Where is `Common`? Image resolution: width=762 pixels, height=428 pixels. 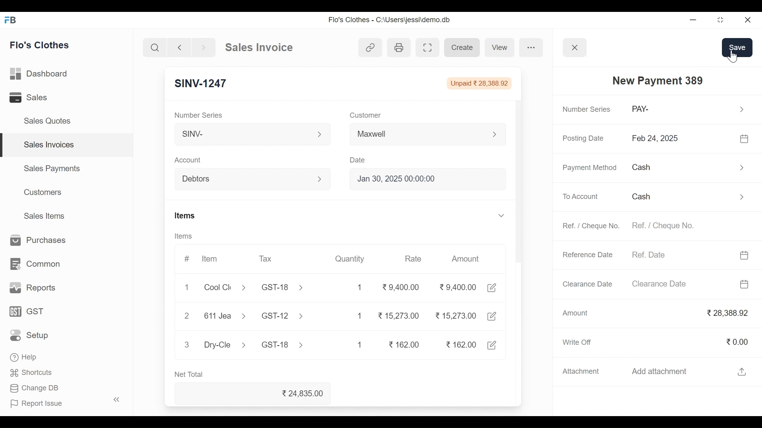 Common is located at coordinates (34, 264).